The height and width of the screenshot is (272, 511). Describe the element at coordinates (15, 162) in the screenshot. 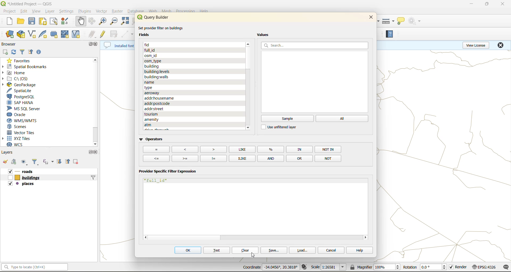

I see `add` at that location.